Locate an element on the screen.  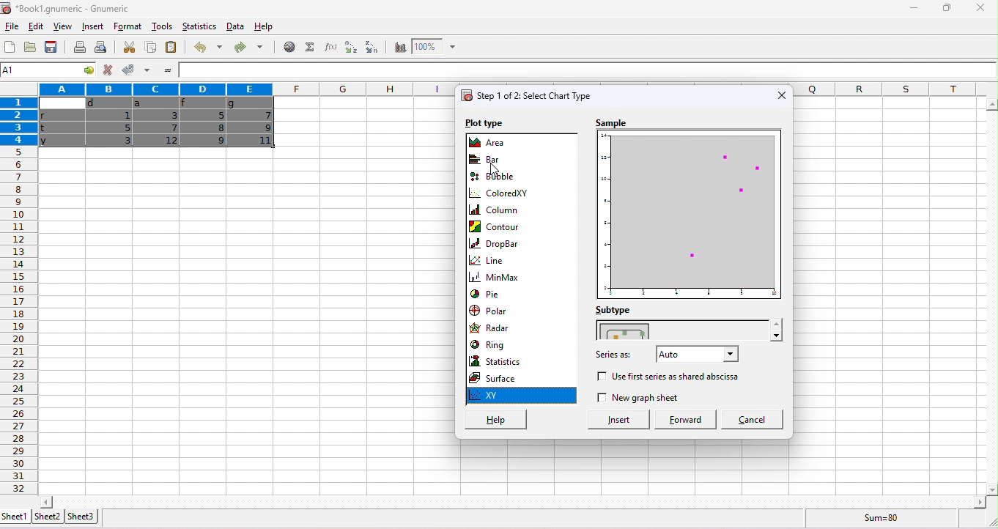
close is located at coordinates (981, 10).